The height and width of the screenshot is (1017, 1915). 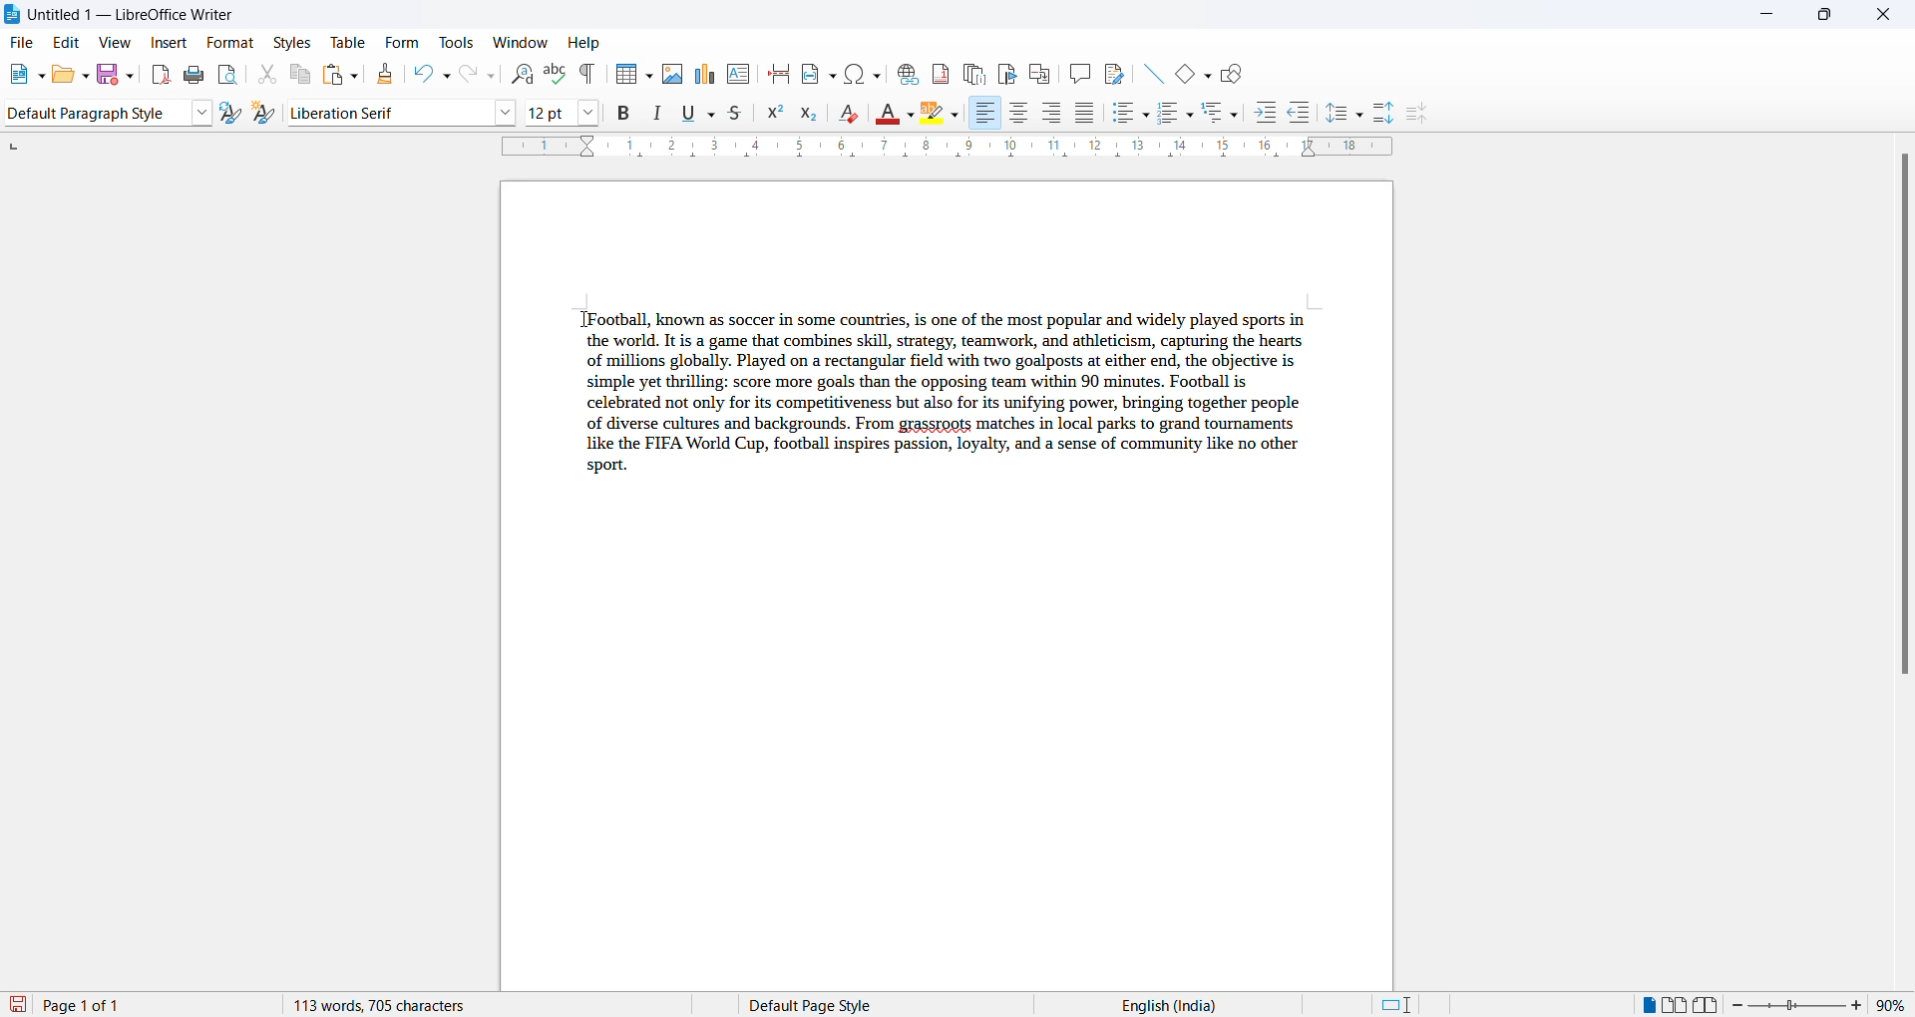 I want to click on text align center, so click(x=1052, y=114).